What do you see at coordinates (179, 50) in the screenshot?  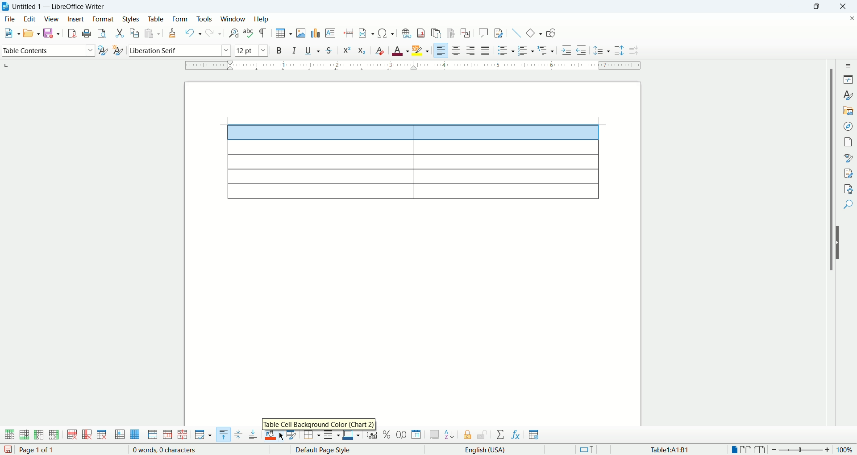 I see `font name` at bounding box center [179, 50].